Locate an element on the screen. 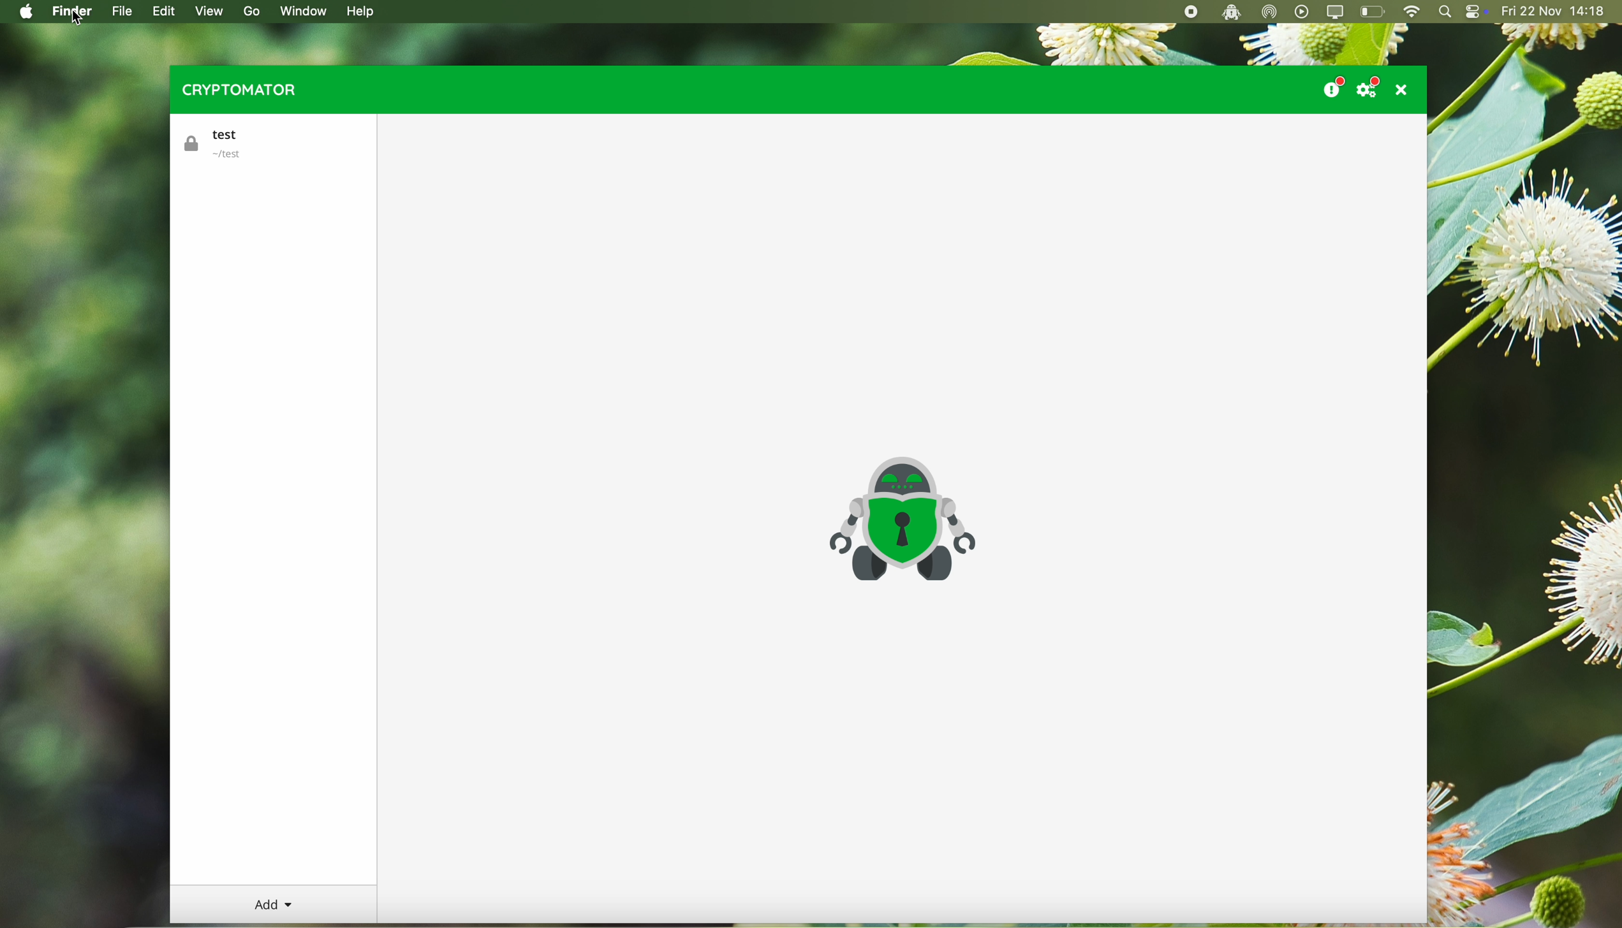 This screenshot has width=1622, height=928. window is located at coordinates (308, 10).